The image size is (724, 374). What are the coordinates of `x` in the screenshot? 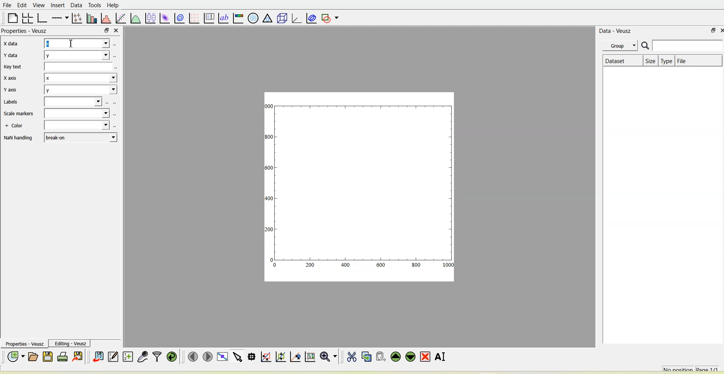 It's located at (76, 43).